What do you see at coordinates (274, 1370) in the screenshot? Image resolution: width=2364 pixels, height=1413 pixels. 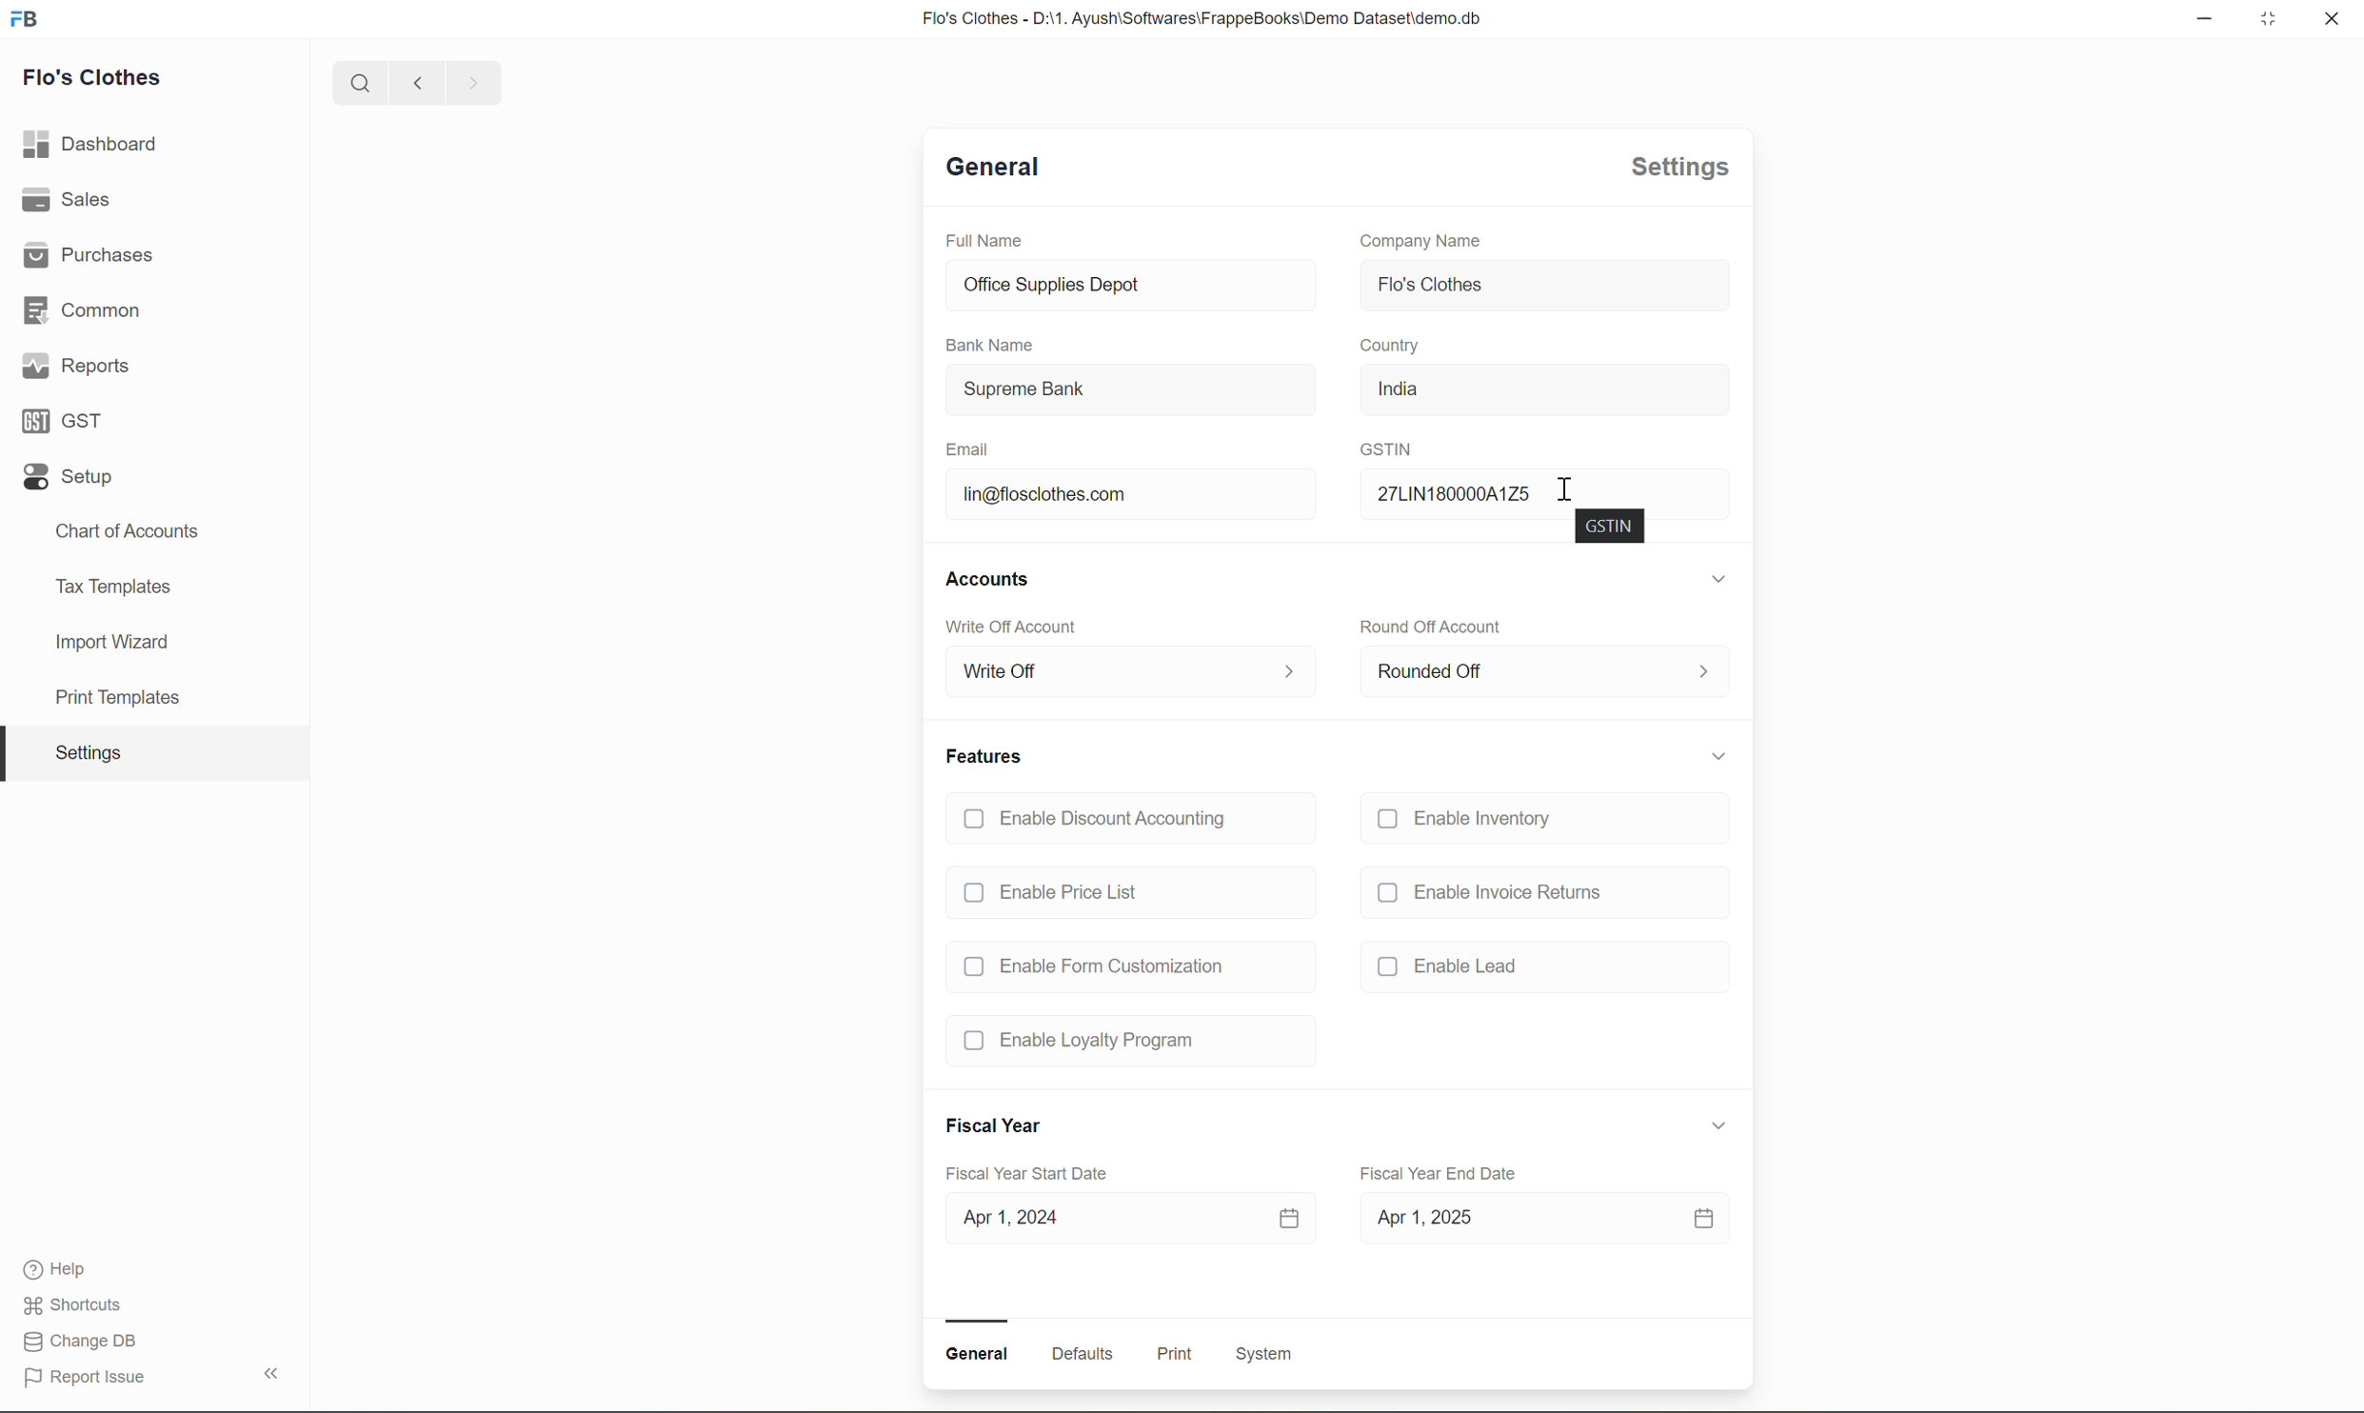 I see `Collapse` at bounding box center [274, 1370].